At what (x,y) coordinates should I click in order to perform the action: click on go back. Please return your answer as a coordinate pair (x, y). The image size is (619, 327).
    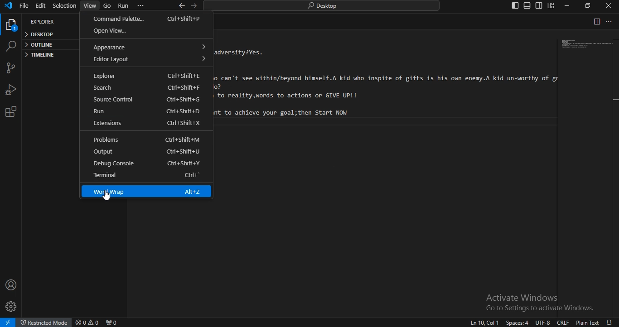
    Looking at the image, I should click on (182, 5).